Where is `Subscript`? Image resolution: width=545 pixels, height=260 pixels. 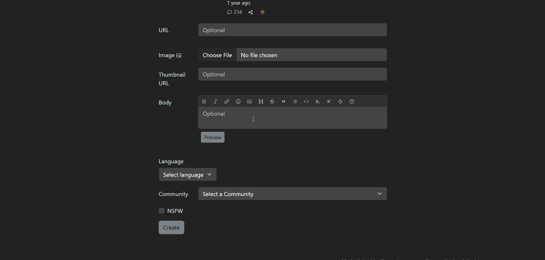 Subscript is located at coordinates (317, 102).